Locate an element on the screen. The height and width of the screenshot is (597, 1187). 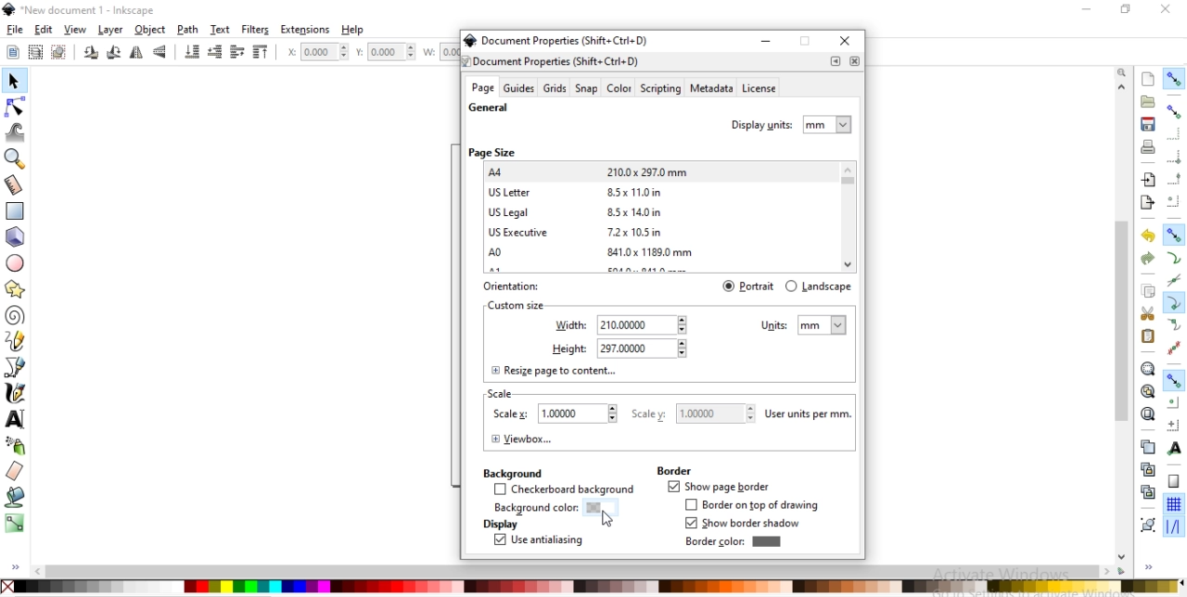
checkerboard background is located at coordinates (565, 490).